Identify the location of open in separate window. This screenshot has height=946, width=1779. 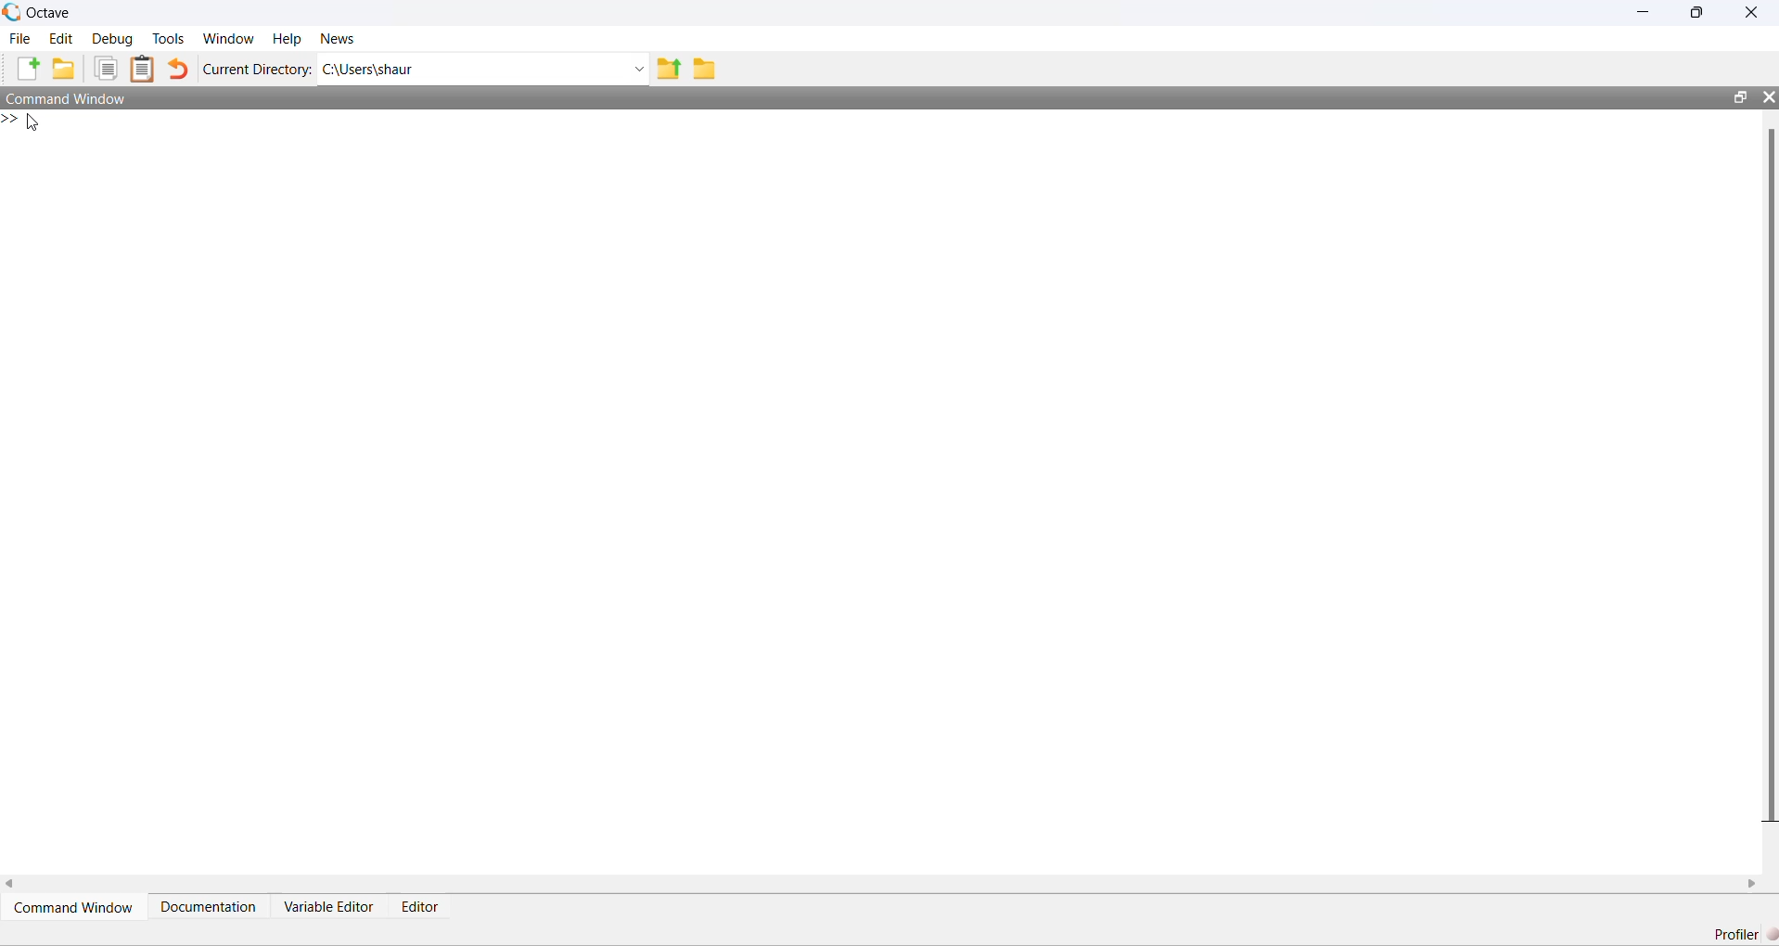
(1739, 97).